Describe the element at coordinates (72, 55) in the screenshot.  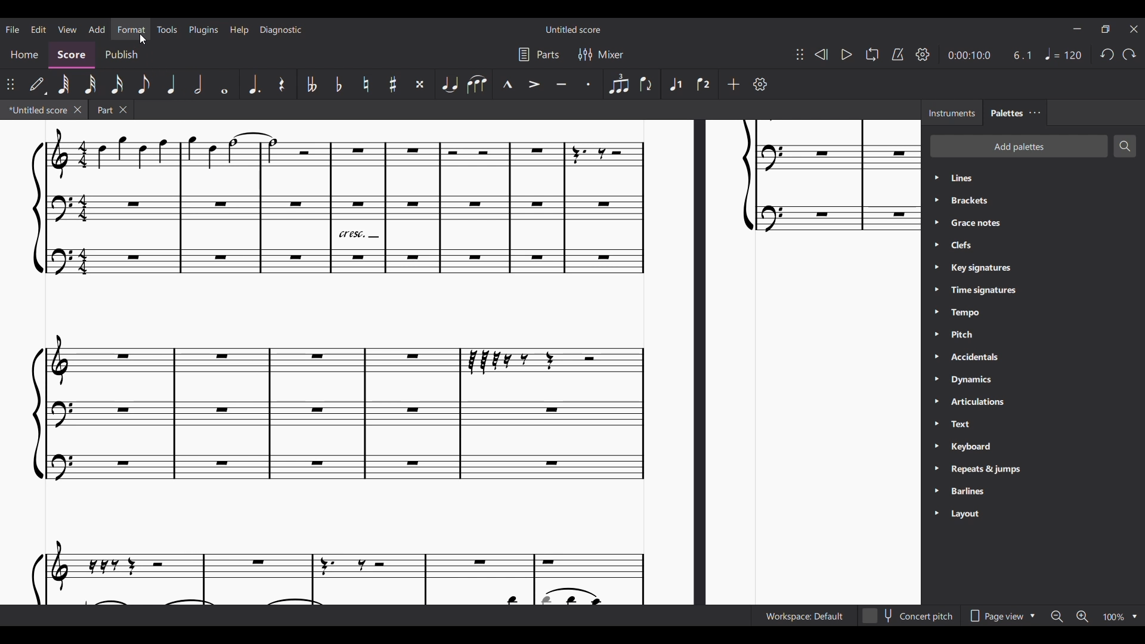
I see `Score, current section highlighted` at that location.